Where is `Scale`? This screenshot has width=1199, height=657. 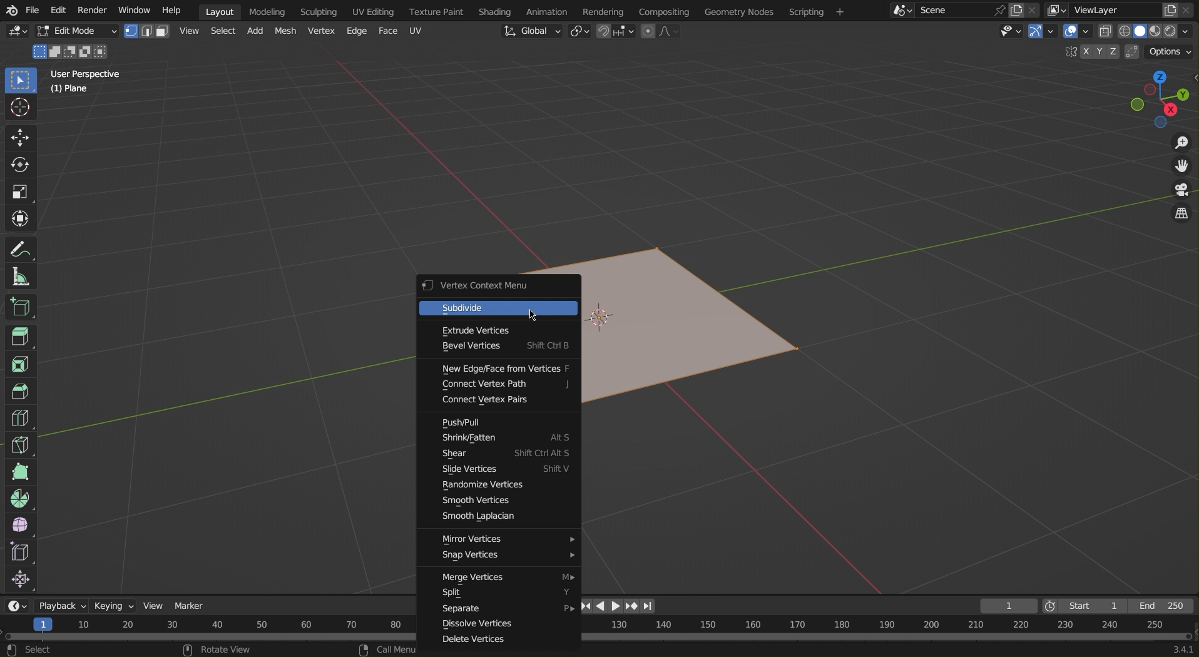 Scale is located at coordinates (22, 190).